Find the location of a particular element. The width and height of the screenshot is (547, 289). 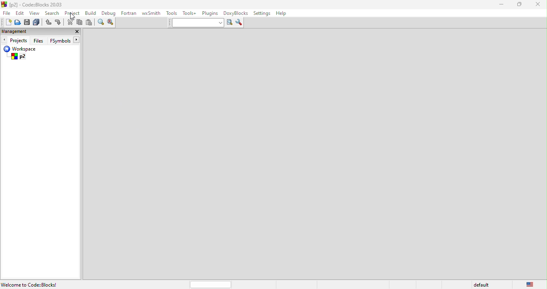

files is located at coordinates (40, 40).